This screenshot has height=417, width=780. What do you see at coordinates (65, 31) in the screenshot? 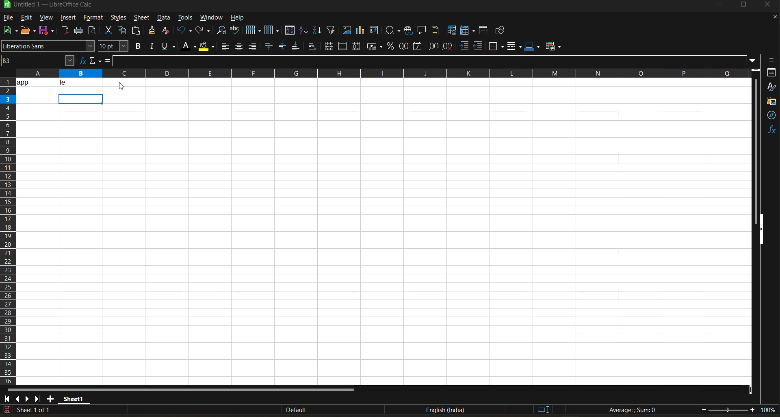
I see `export directly as pdf` at bounding box center [65, 31].